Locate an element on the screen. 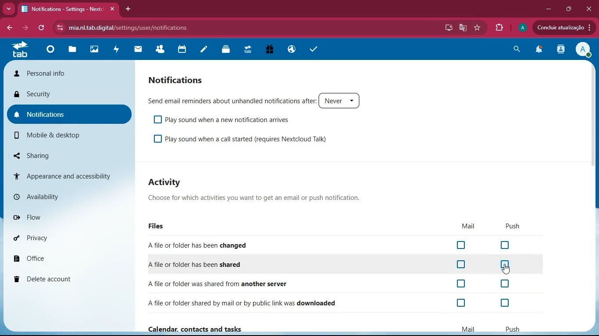  back is located at coordinates (11, 28).